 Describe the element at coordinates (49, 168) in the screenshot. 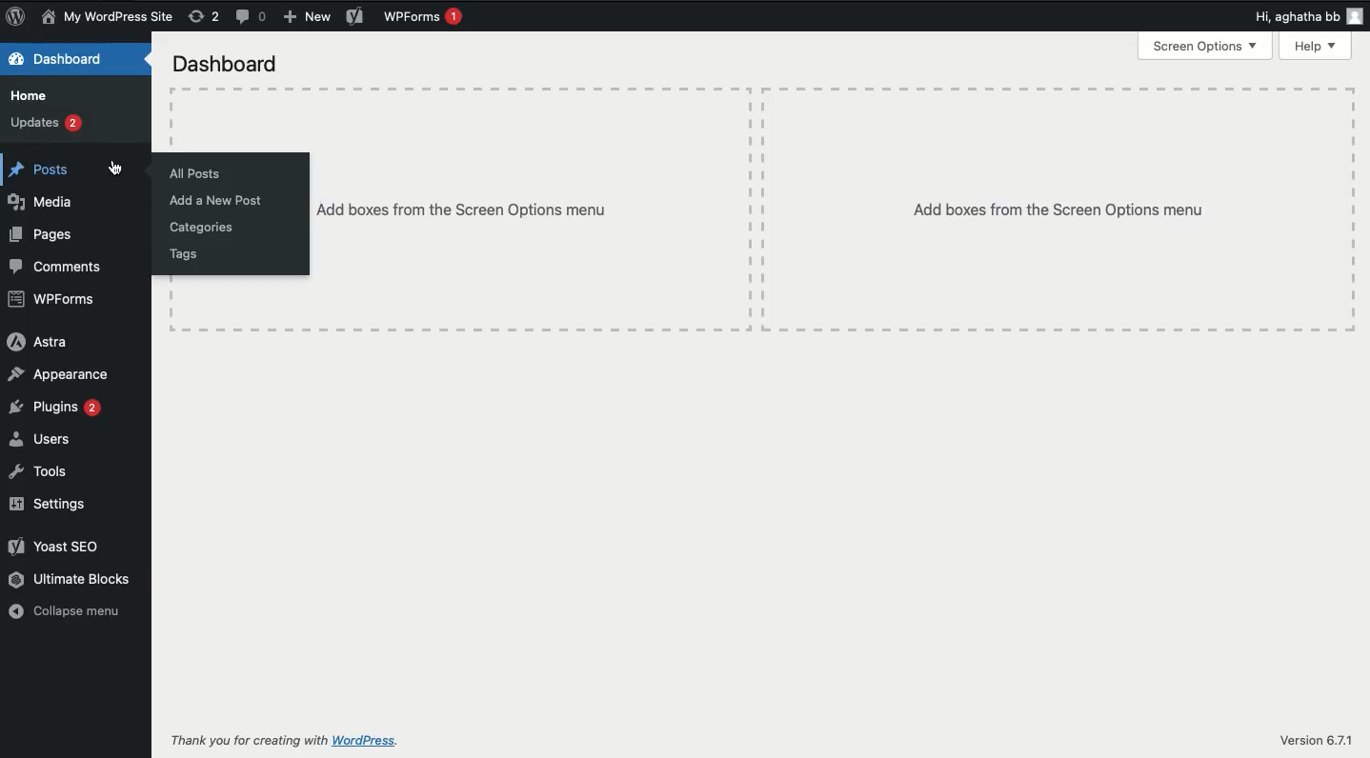

I see `Posts` at that location.